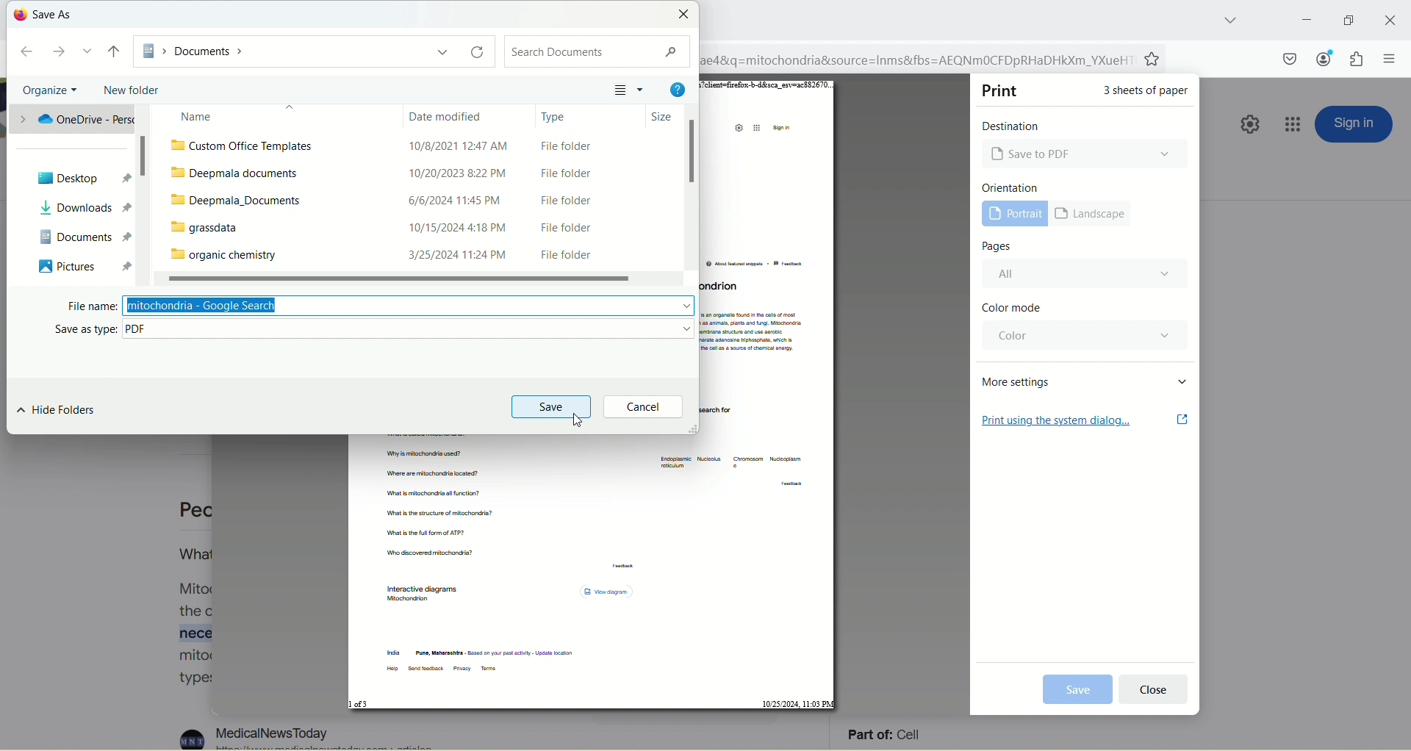 The height and width of the screenshot is (751, 1411). What do you see at coordinates (588, 115) in the screenshot?
I see `type` at bounding box center [588, 115].